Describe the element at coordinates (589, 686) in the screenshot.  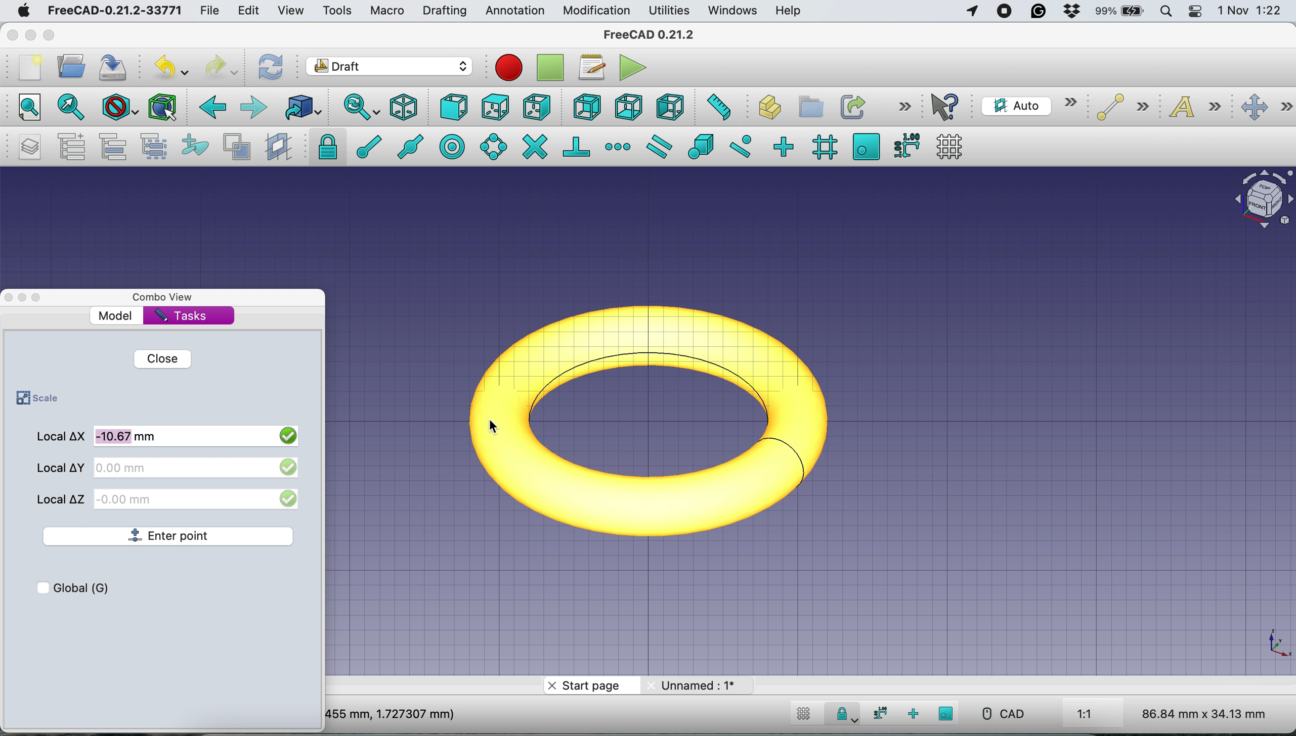
I see `start page` at that location.